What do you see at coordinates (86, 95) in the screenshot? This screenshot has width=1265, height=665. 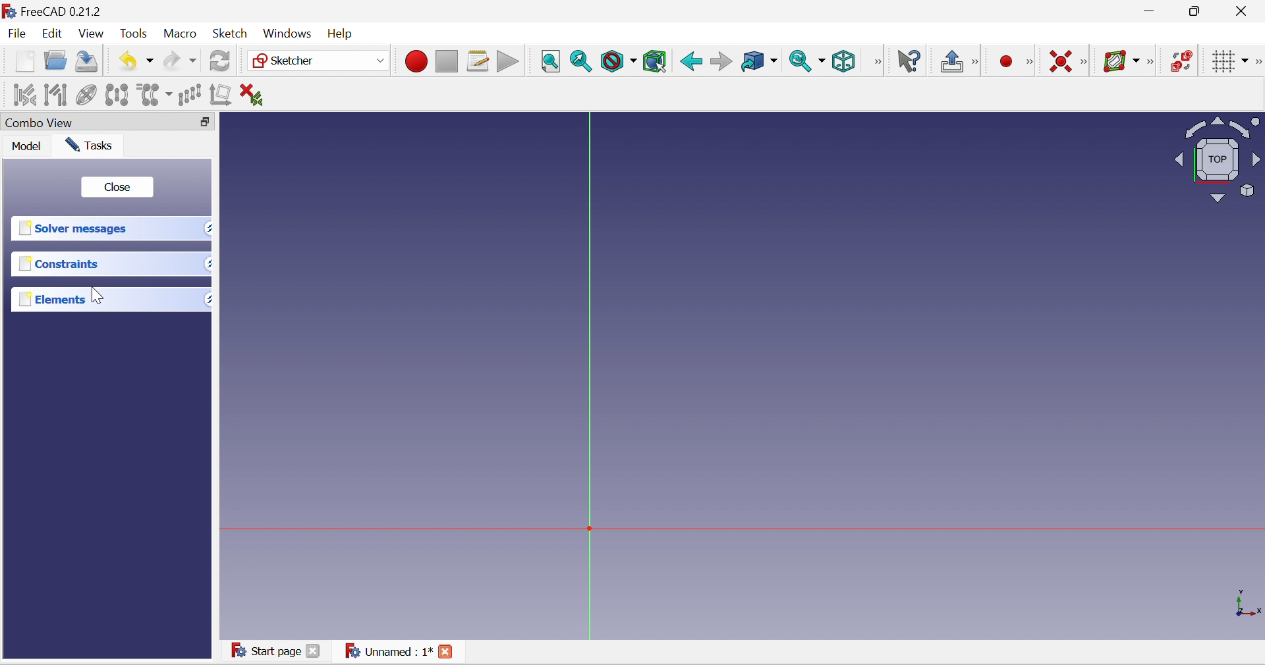 I see `Clone` at bounding box center [86, 95].